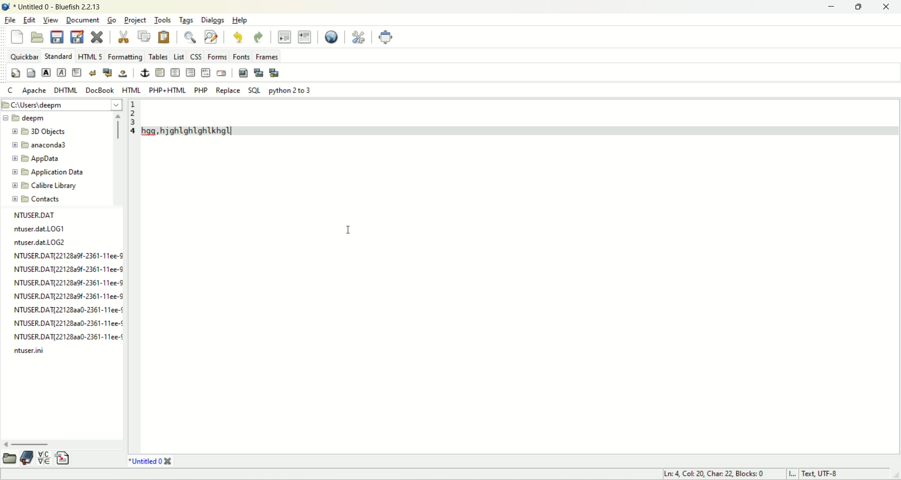 This screenshot has width=901, height=480. What do you see at coordinates (68, 335) in the screenshot?
I see `NTUSER.DAT{221282a0-2361-11ee-¢` at bounding box center [68, 335].